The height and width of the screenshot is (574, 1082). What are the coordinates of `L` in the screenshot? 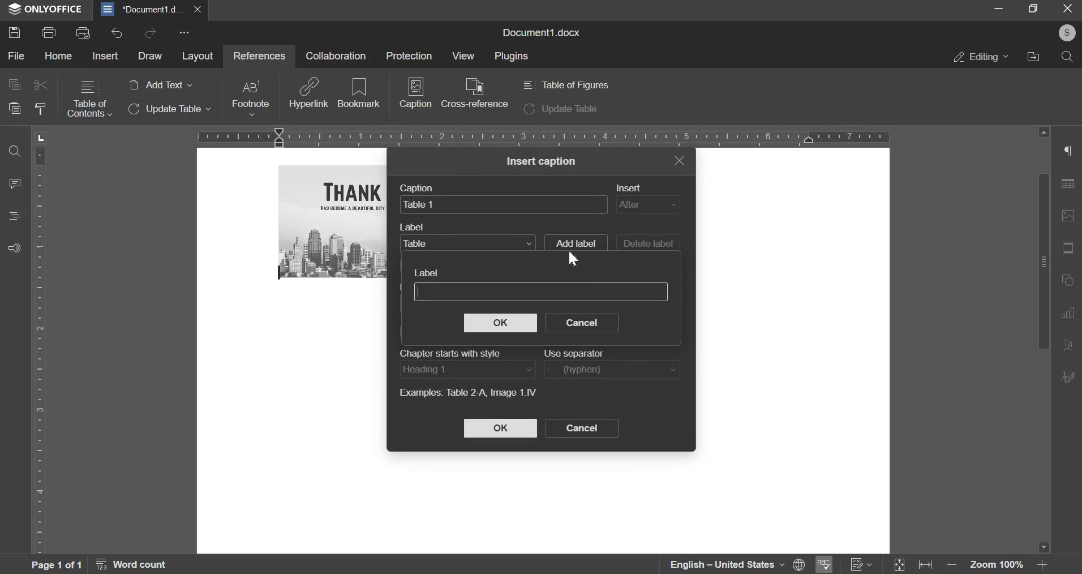 It's located at (42, 137).